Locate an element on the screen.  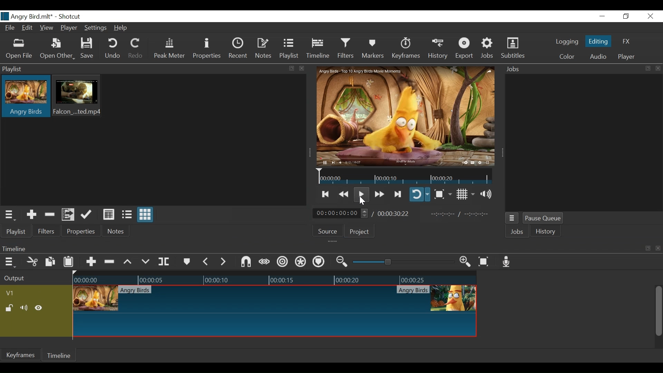
 is located at coordinates (332, 248).